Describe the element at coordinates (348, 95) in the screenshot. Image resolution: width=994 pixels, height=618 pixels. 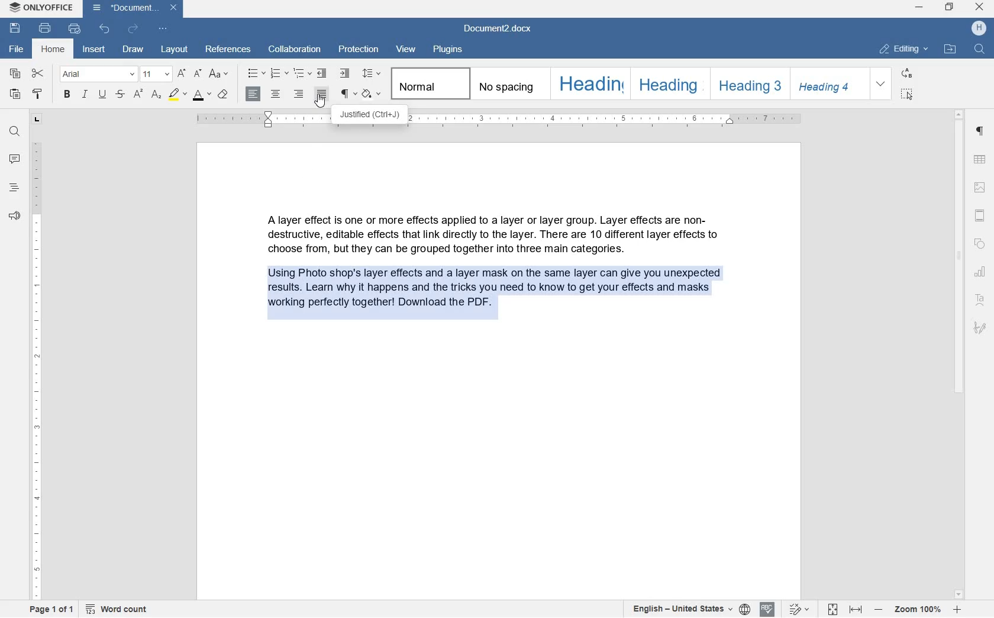
I see `PARAGRAPH SETTINGS` at that location.